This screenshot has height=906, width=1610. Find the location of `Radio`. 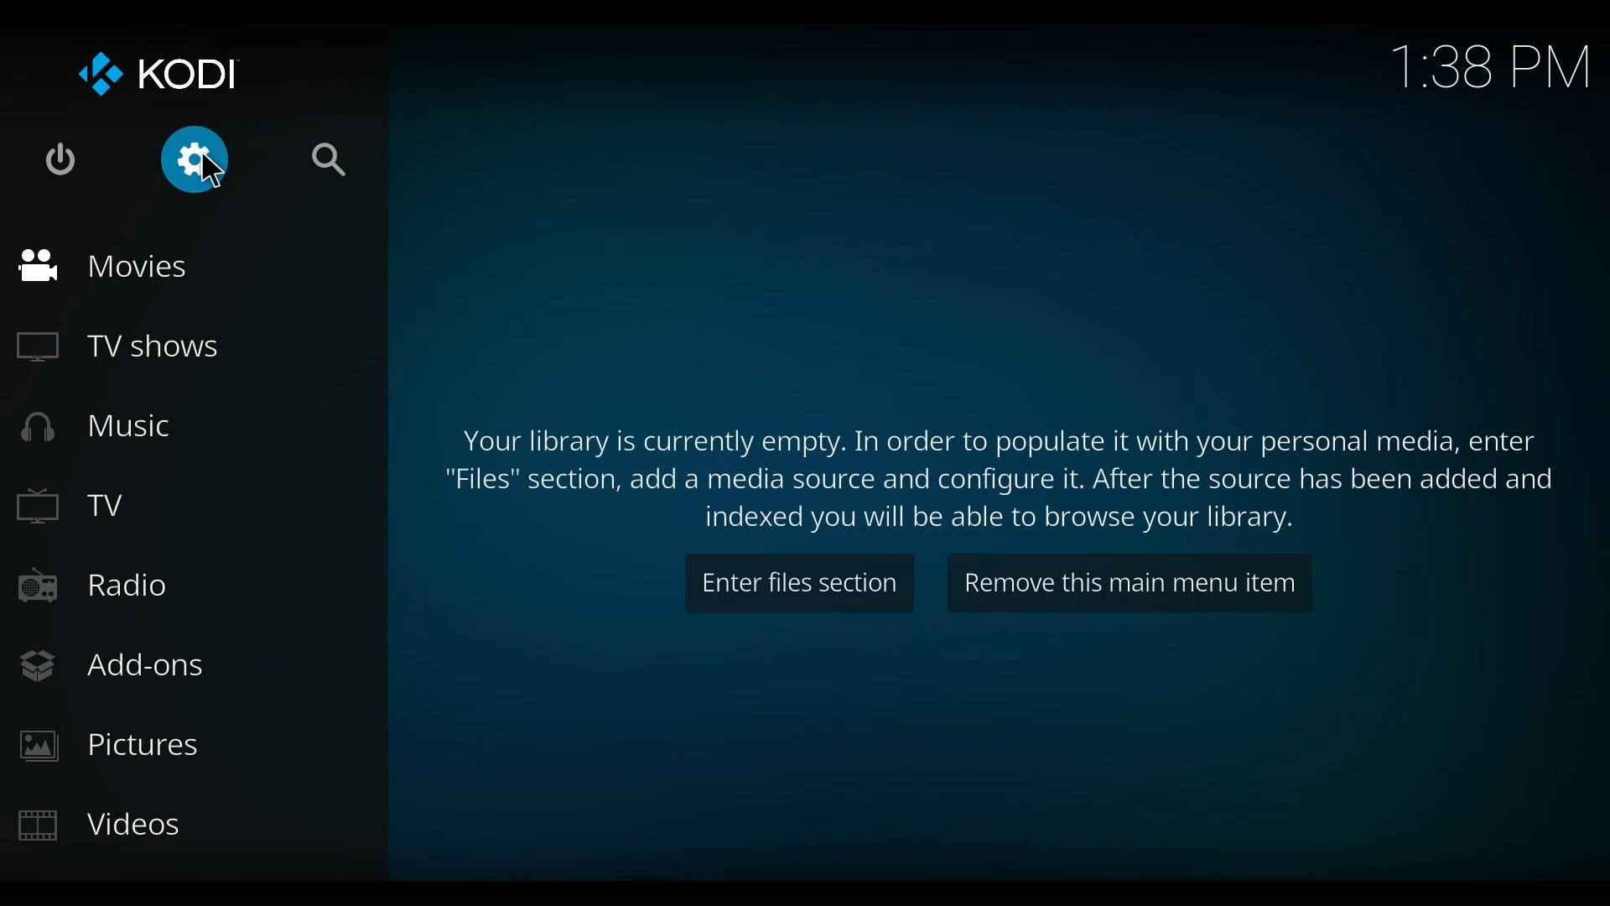

Radio is located at coordinates (95, 585).